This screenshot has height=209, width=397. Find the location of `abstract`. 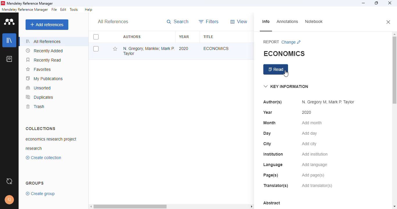

abstract is located at coordinates (272, 203).